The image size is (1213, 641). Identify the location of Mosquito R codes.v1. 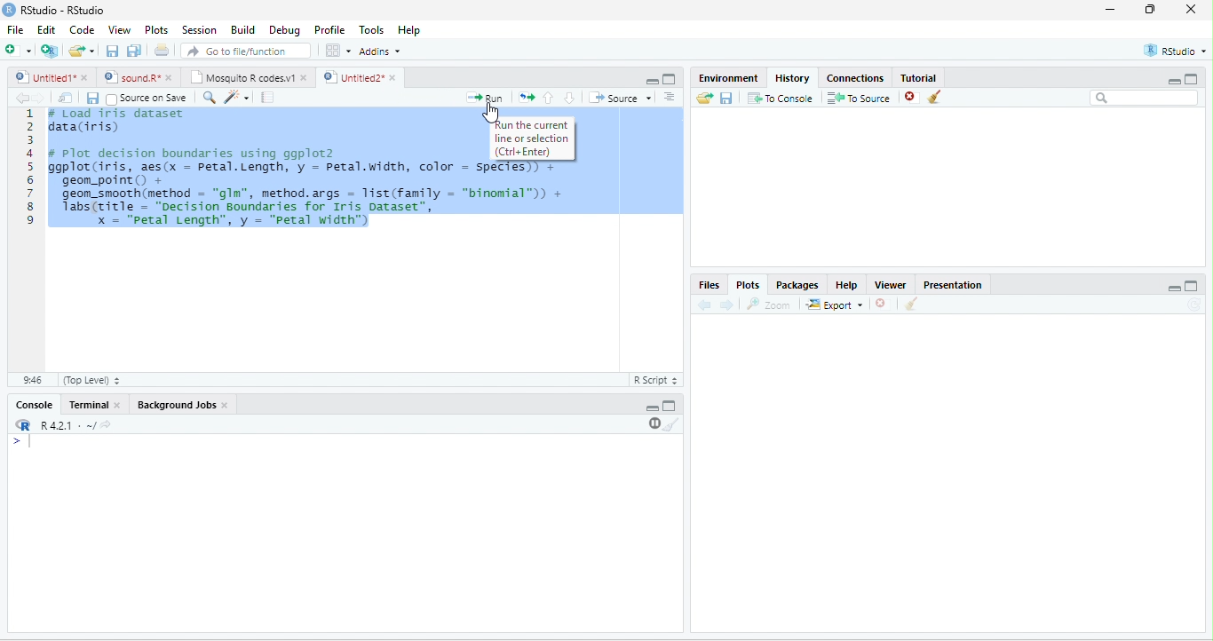
(241, 77).